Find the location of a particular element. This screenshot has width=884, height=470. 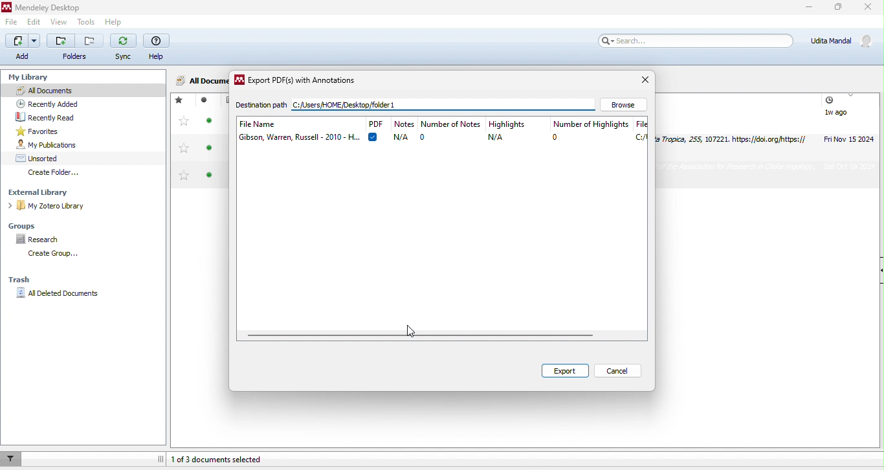

browse is located at coordinates (627, 104).